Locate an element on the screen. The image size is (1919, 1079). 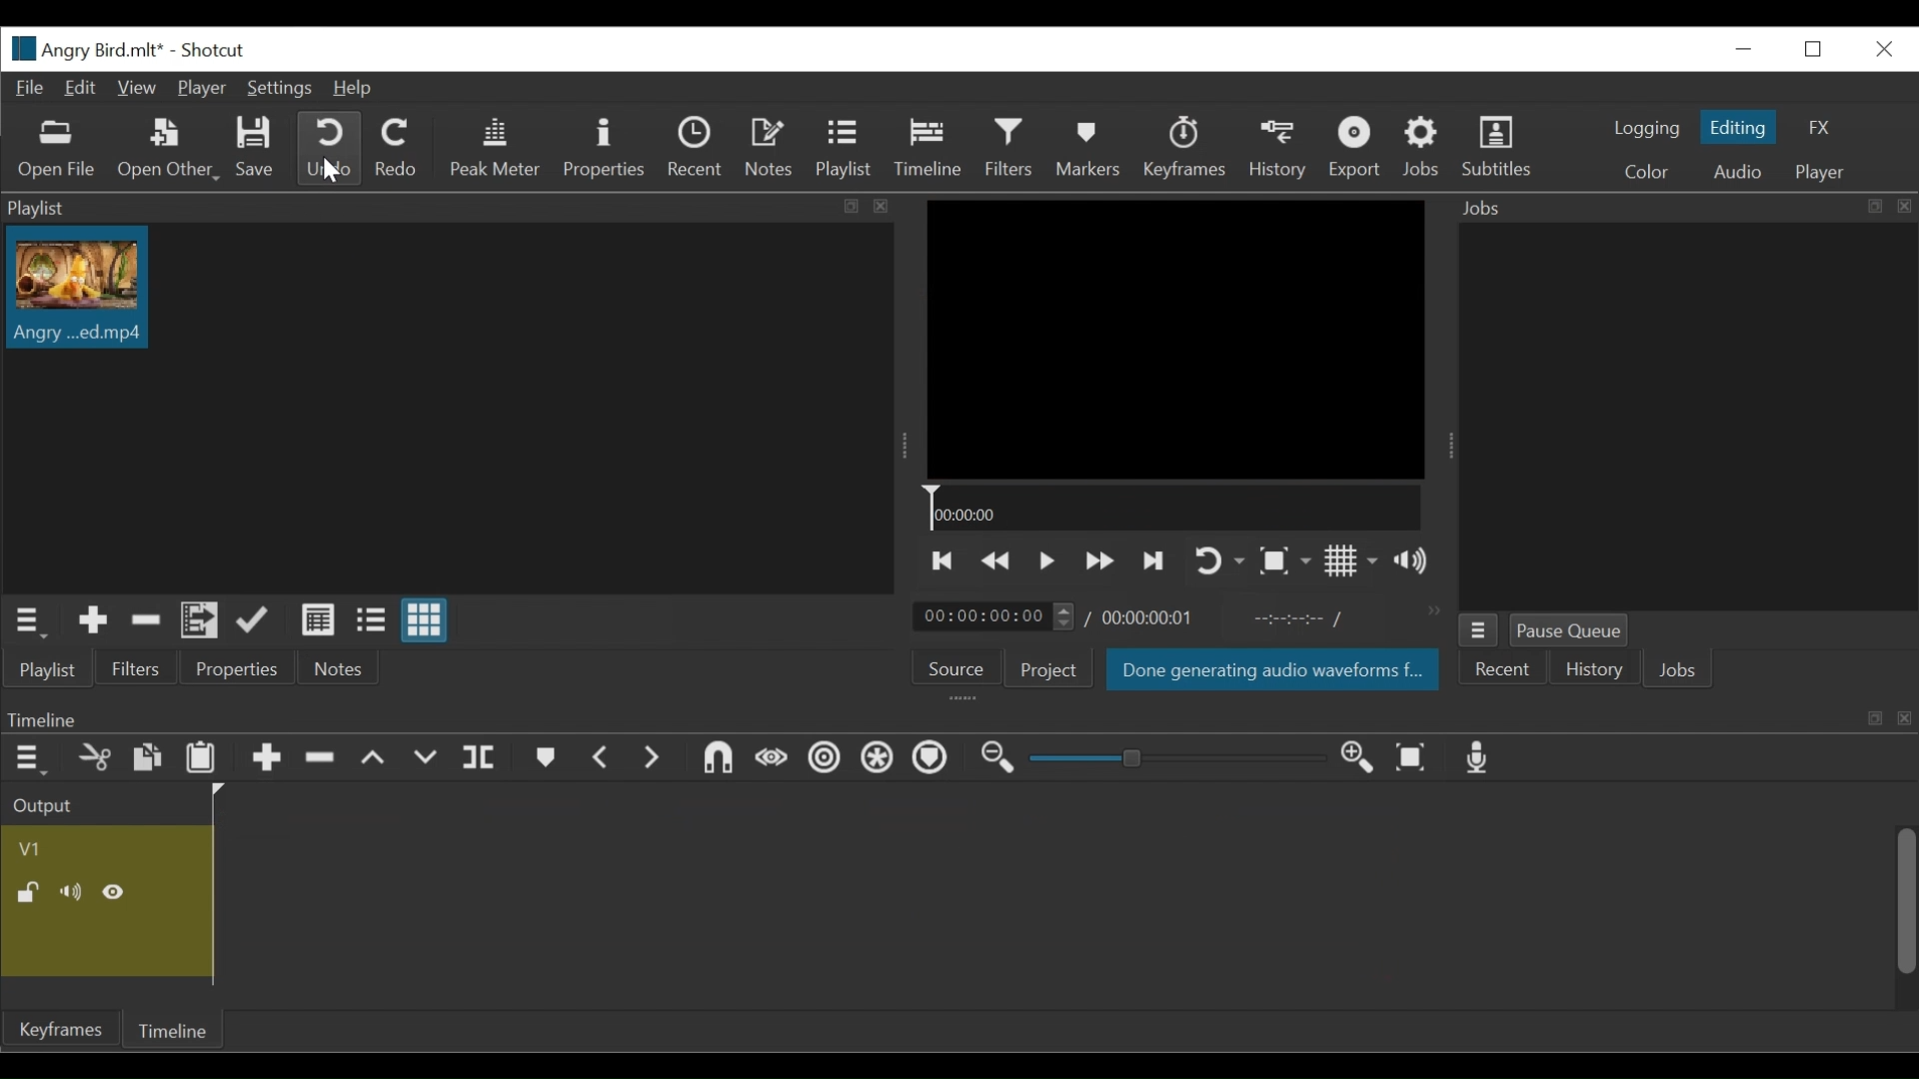
Timeline is located at coordinates (1172, 510).